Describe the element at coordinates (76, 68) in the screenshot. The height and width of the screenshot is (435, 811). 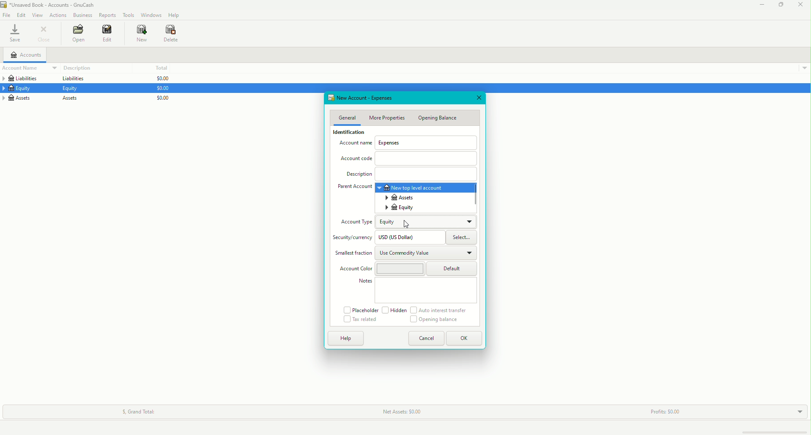
I see `Description` at that location.